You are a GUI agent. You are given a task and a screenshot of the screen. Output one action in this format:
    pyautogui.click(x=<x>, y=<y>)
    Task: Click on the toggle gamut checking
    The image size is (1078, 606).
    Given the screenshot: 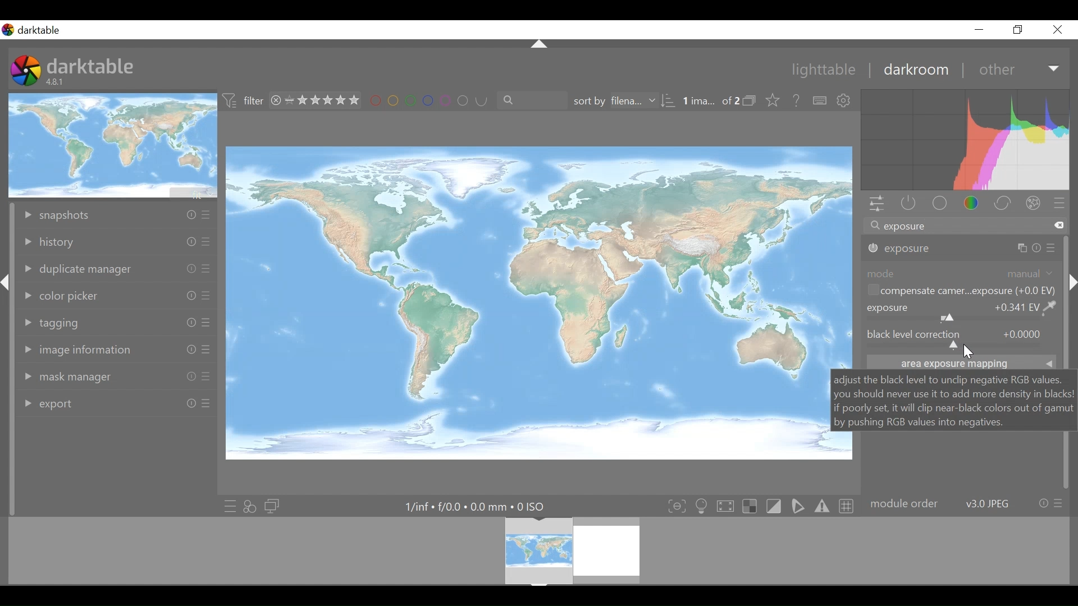 What is the action you would take?
    pyautogui.click(x=821, y=507)
    